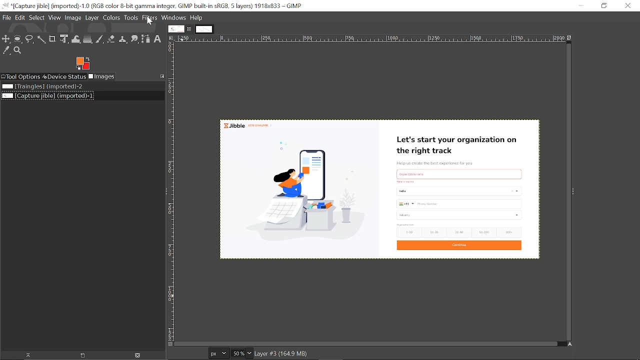  I want to click on View, so click(55, 18).